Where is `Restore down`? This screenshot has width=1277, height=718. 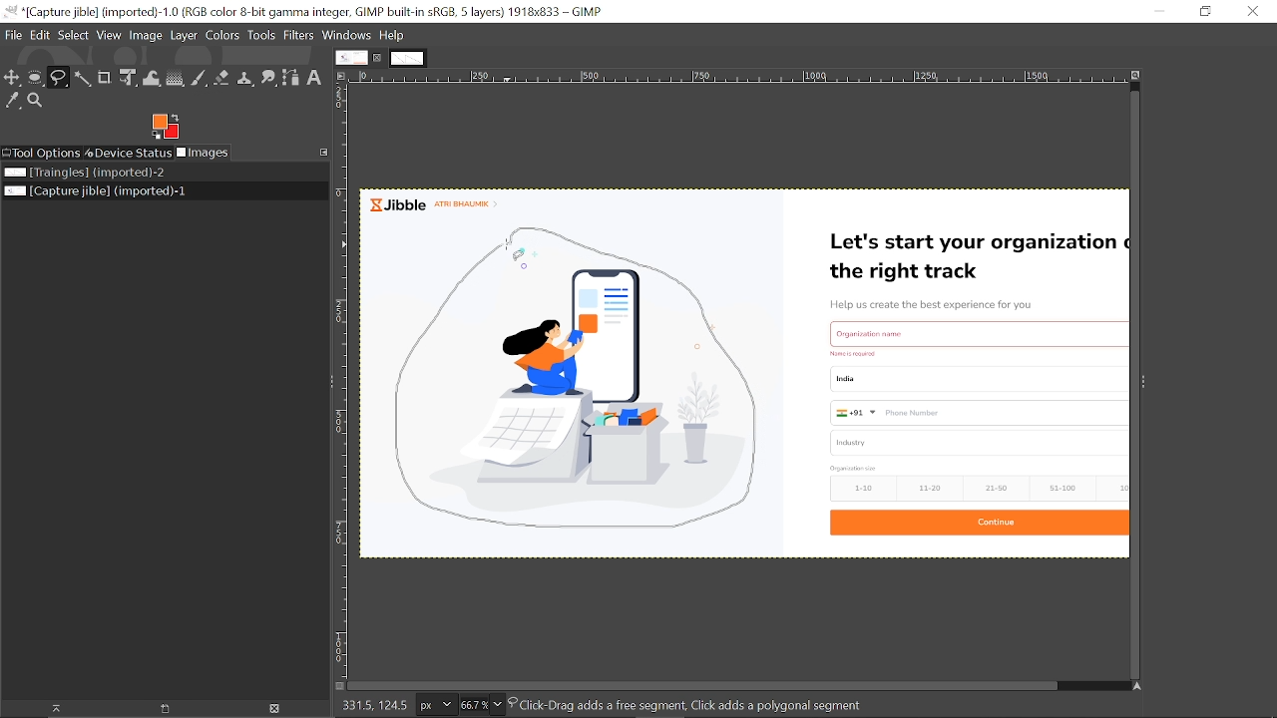
Restore down is located at coordinates (1204, 11).